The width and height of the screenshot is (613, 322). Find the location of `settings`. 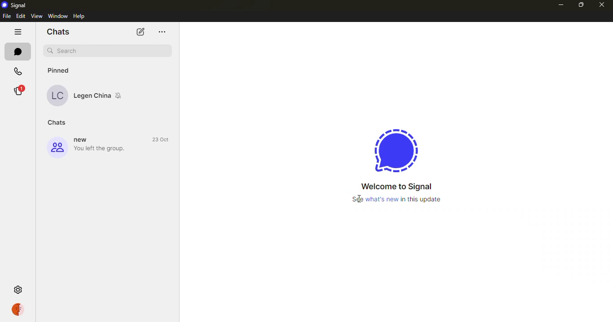

settings is located at coordinates (18, 288).